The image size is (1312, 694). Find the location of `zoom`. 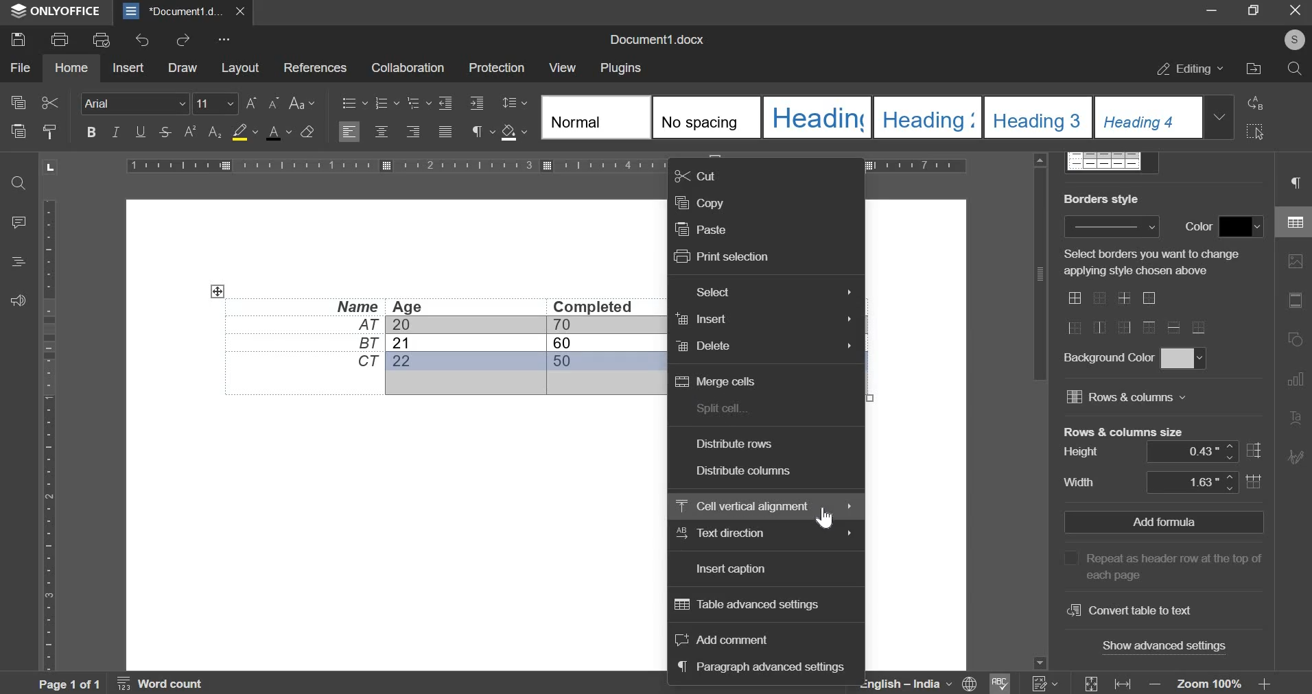

zoom is located at coordinates (1212, 683).